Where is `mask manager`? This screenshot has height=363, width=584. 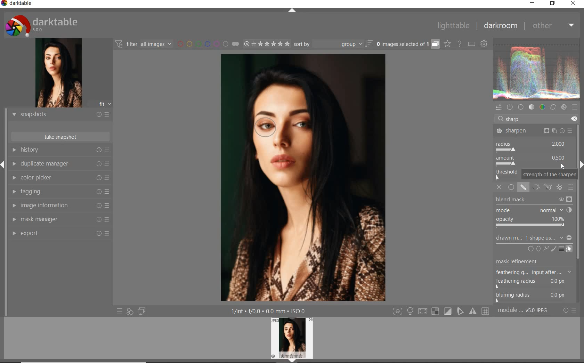 mask manager is located at coordinates (60, 219).